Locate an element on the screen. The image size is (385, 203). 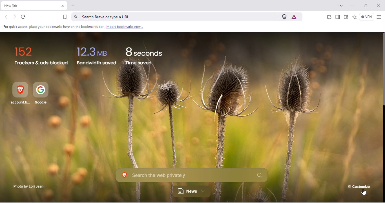
12.3 MB Bandwidth saved is located at coordinates (96, 58).